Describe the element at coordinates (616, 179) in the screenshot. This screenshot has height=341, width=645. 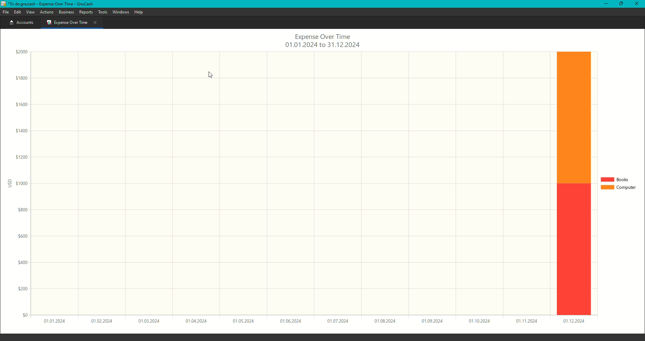
I see `Books` at that location.